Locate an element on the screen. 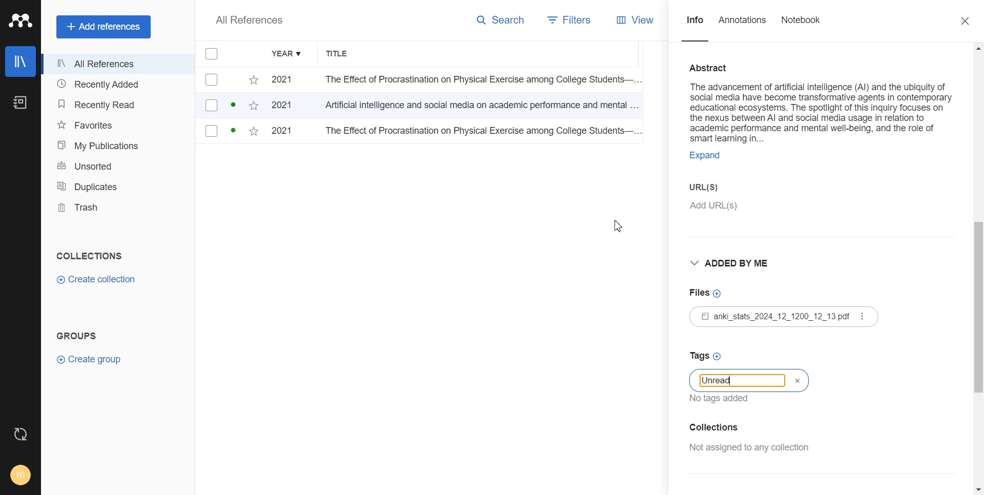 The height and width of the screenshot is (495, 984). COLLECTIONS is located at coordinates (92, 256).